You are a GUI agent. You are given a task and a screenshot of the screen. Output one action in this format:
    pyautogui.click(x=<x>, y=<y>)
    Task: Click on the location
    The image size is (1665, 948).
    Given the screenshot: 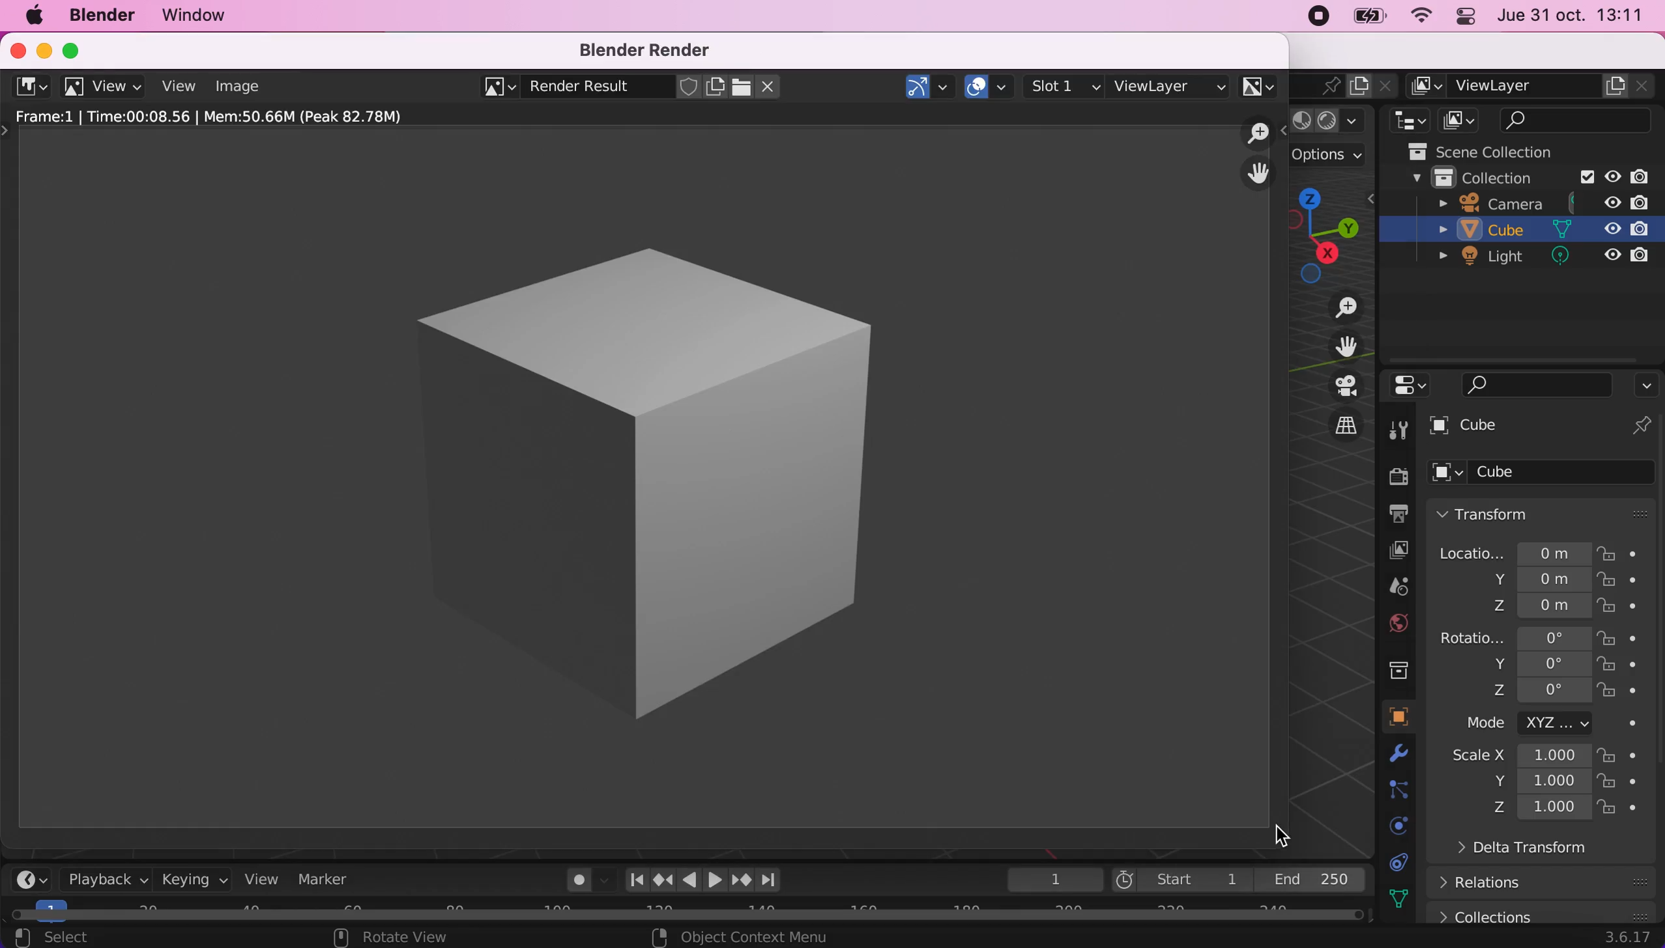 What is the action you would take?
    pyautogui.click(x=1514, y=550)
    